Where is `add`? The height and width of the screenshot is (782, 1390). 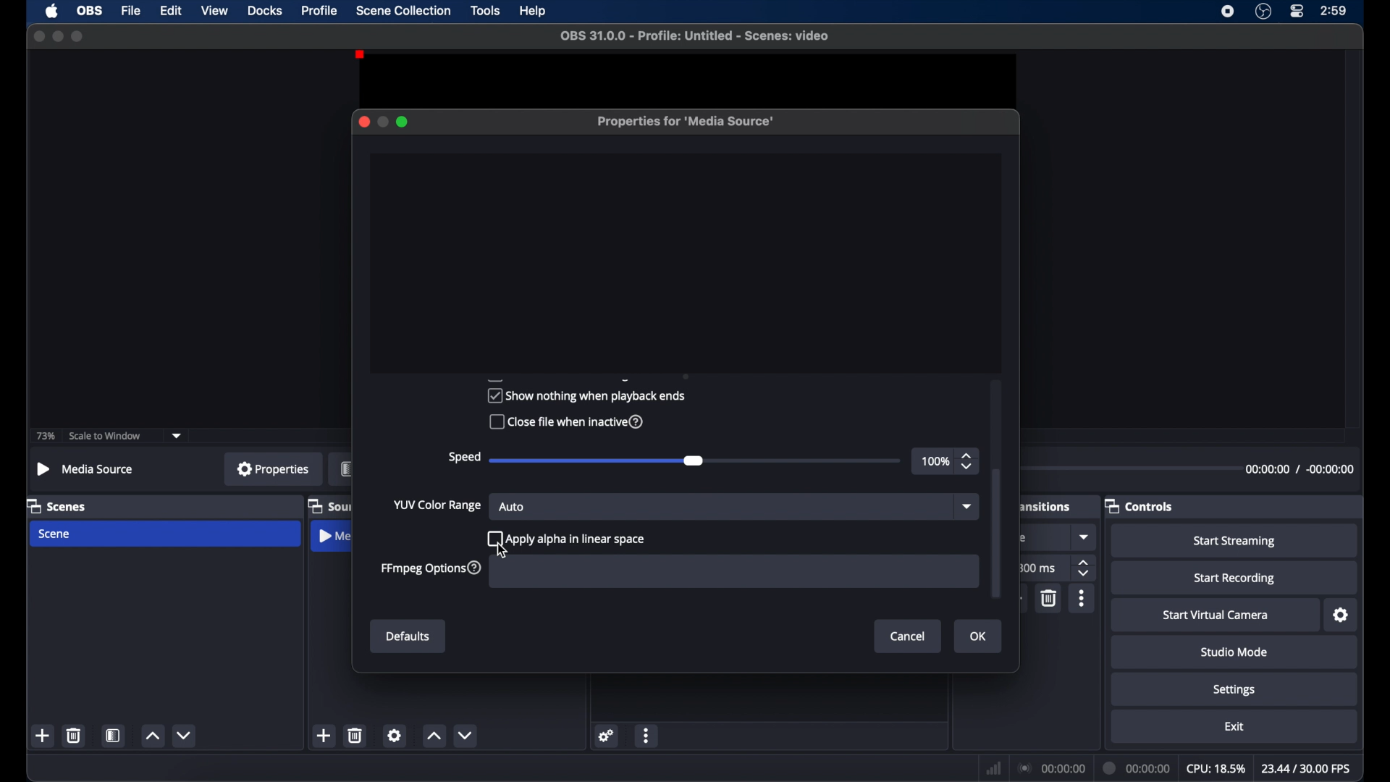
add is located at coordinates (324, 735).